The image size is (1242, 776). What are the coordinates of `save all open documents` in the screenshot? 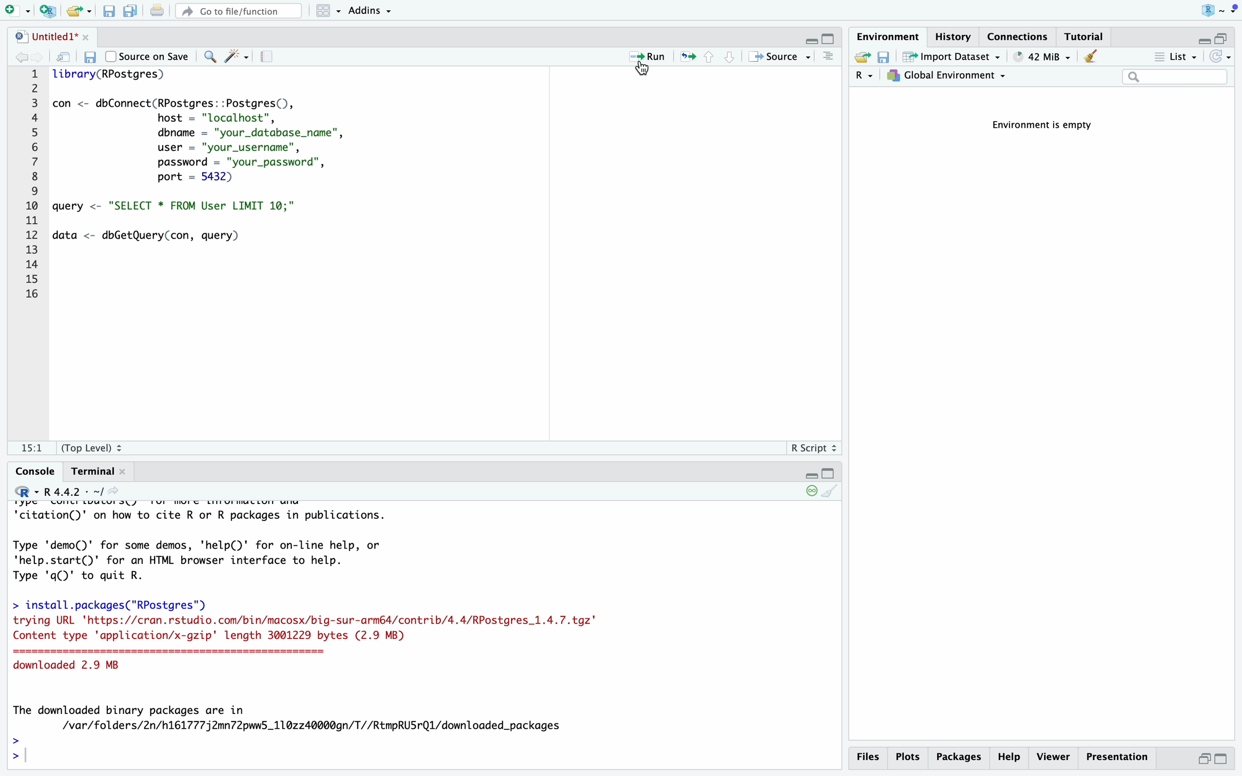 It's located at (129, 11).